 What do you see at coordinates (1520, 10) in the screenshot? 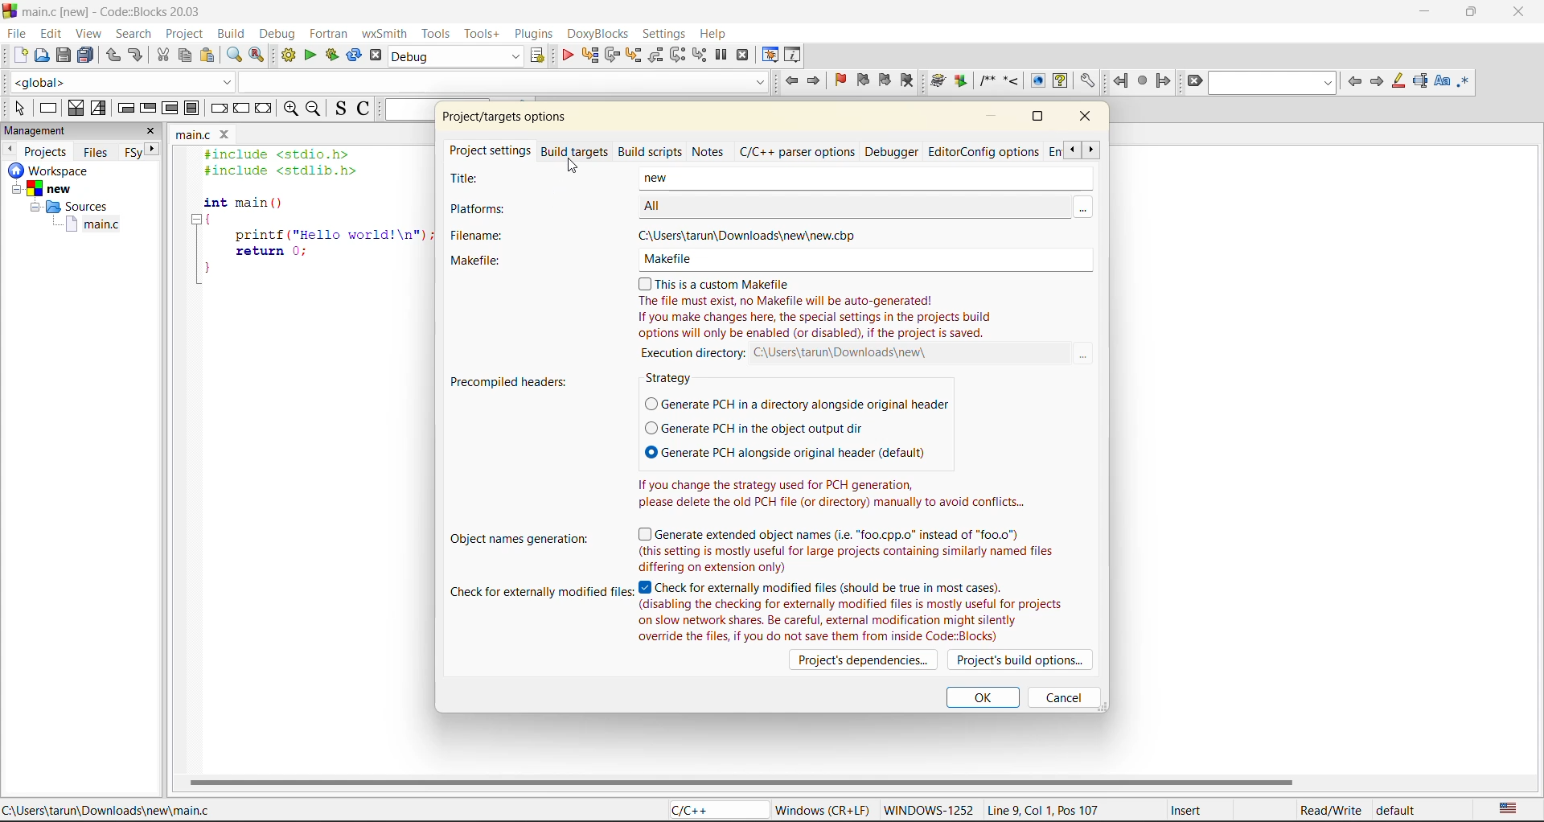
I see `close` at bounding box center [1520, 10].